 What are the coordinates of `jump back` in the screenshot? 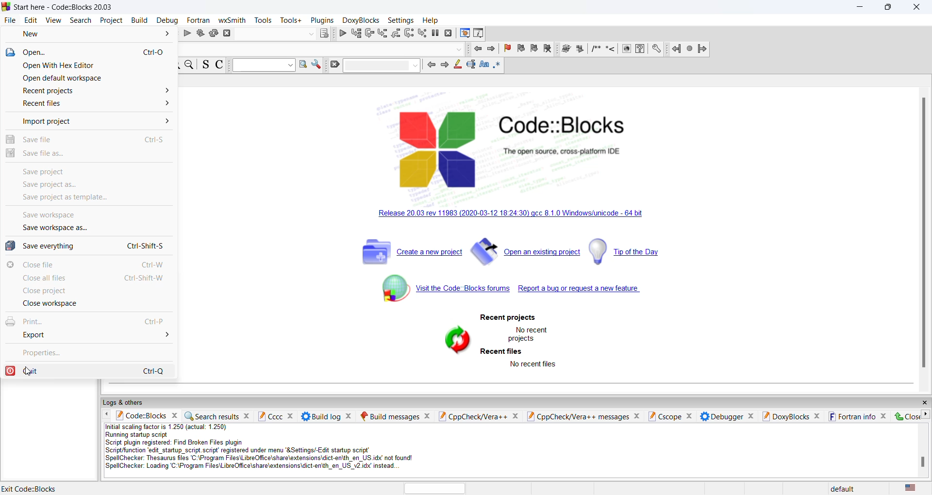 It's located at (674, 49).